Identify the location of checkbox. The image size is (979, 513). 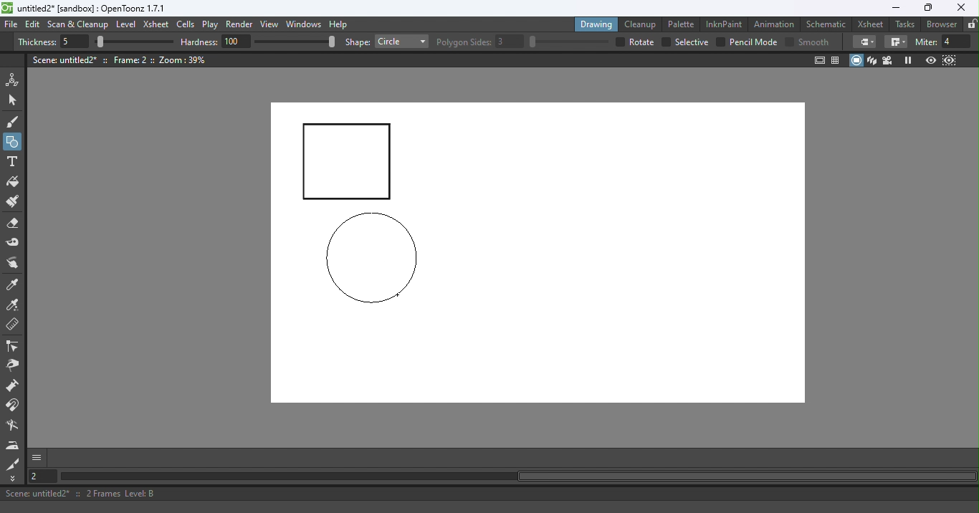
(665, 42).